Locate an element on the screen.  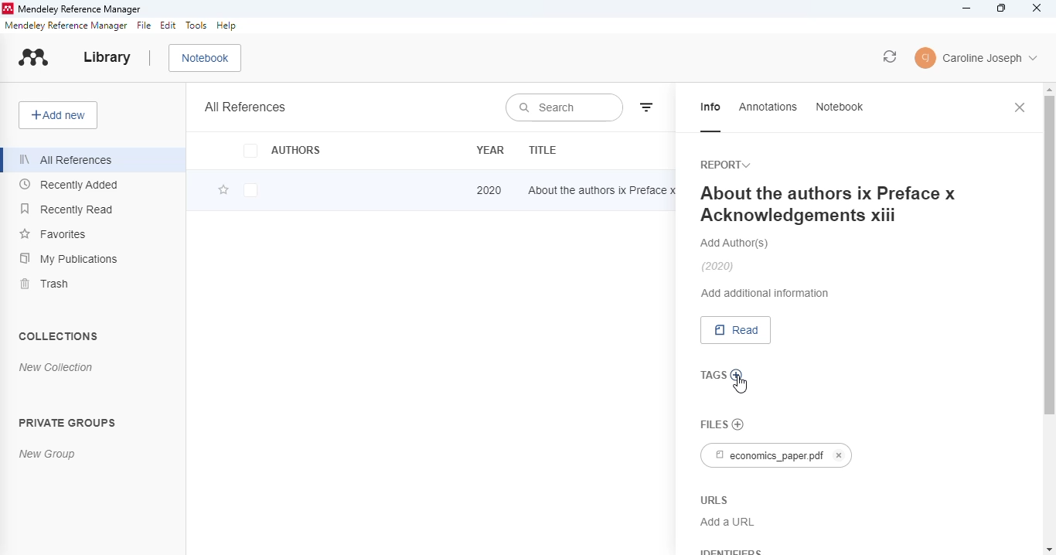
sync is located at coordinates (891, 56).